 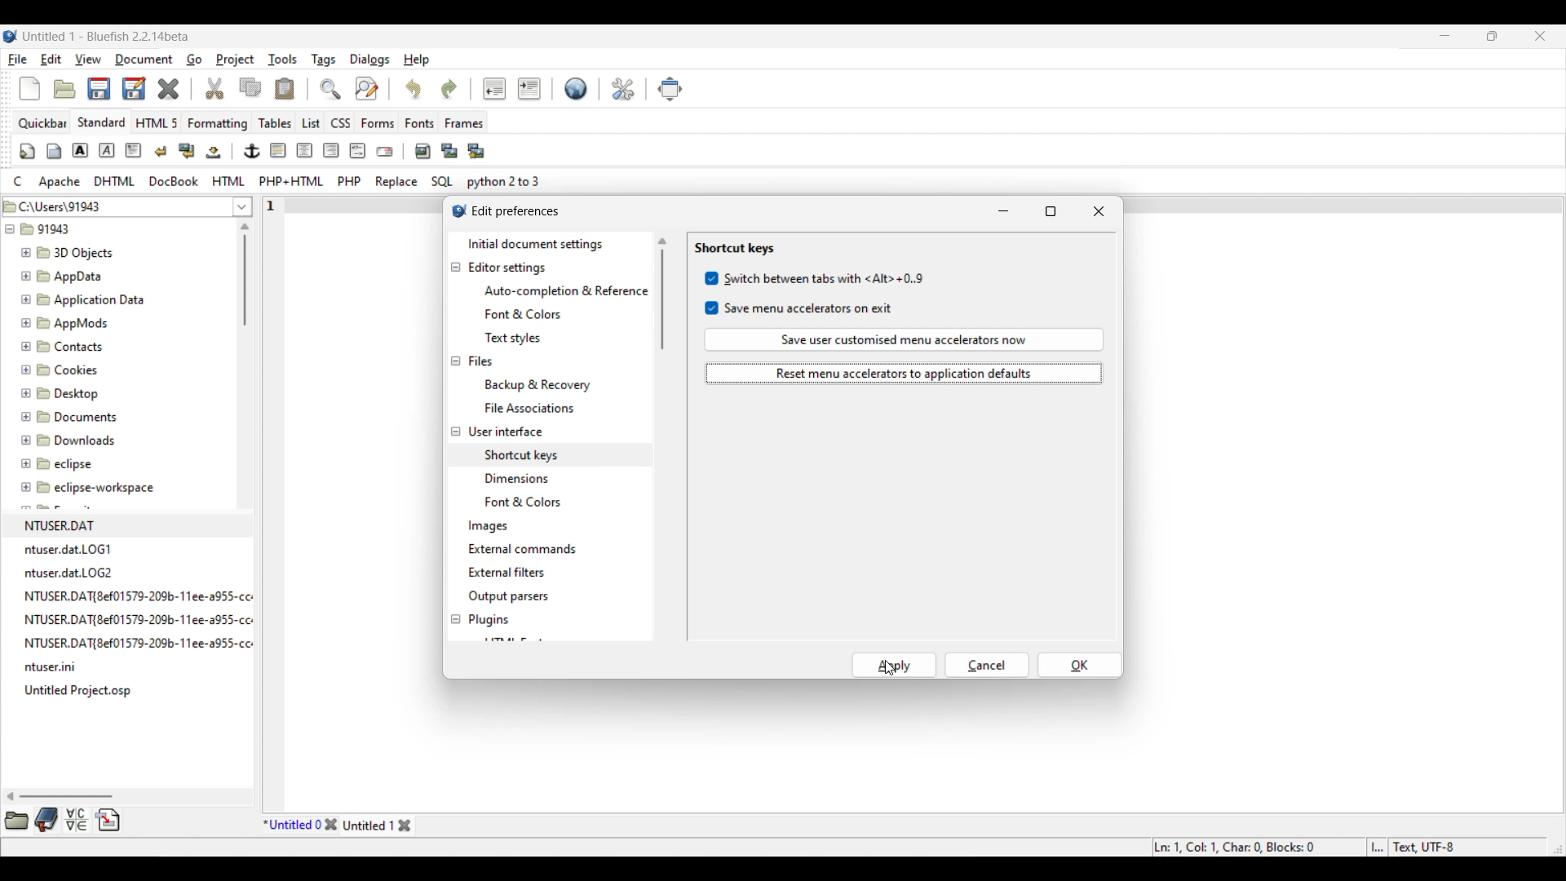 I want to click on Desktop, so click(x=69, y=391).